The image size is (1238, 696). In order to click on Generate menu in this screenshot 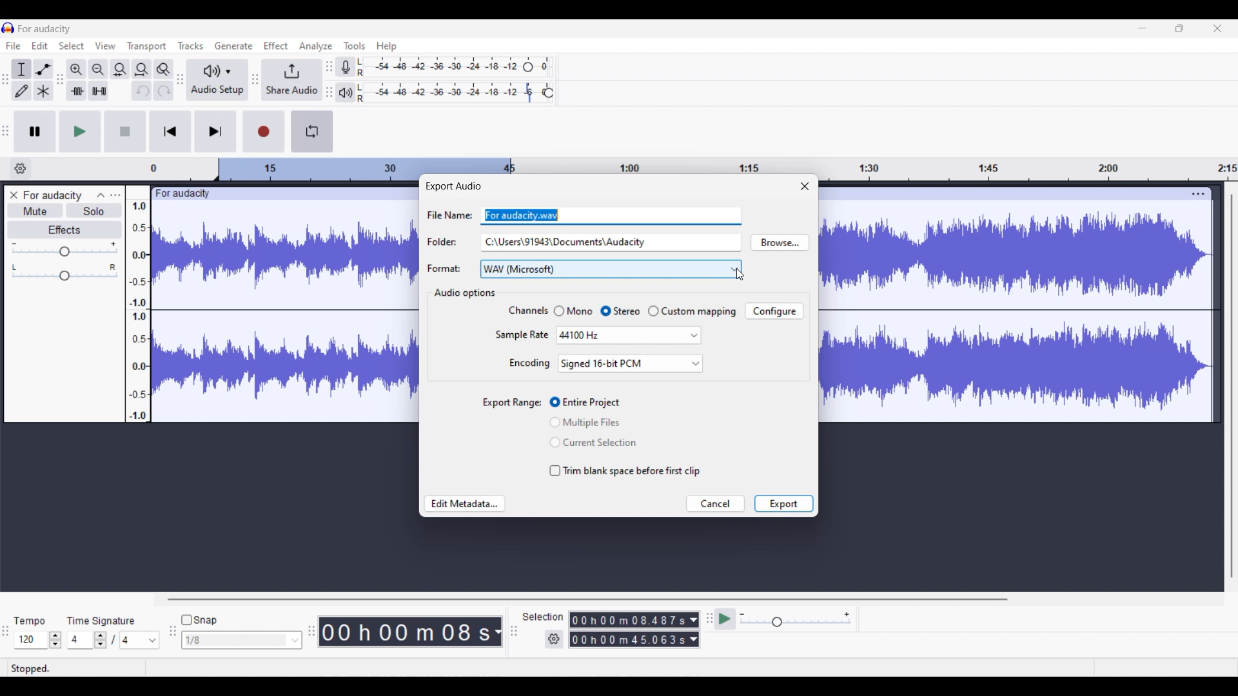, I will do `click(233, 46)`.